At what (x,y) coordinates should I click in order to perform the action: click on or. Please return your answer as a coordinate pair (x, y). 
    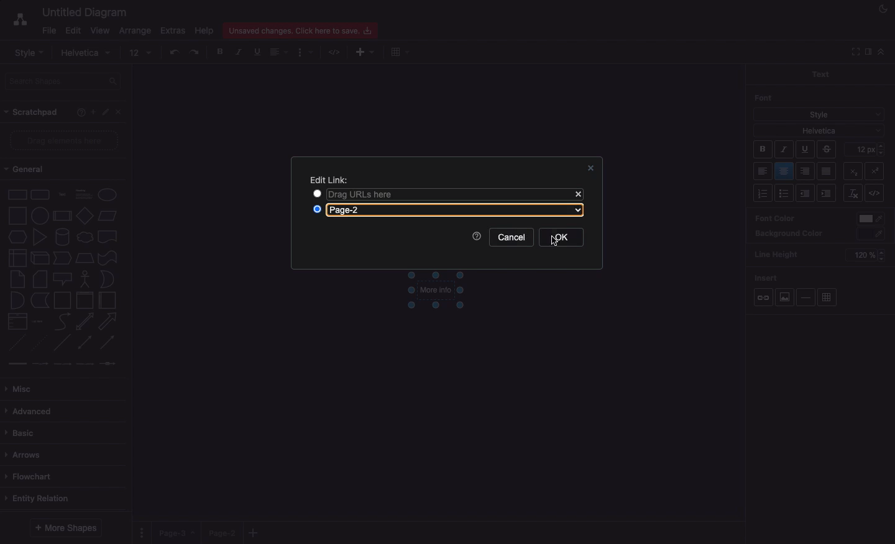
    Looking at the image, I should click on (108, 279).